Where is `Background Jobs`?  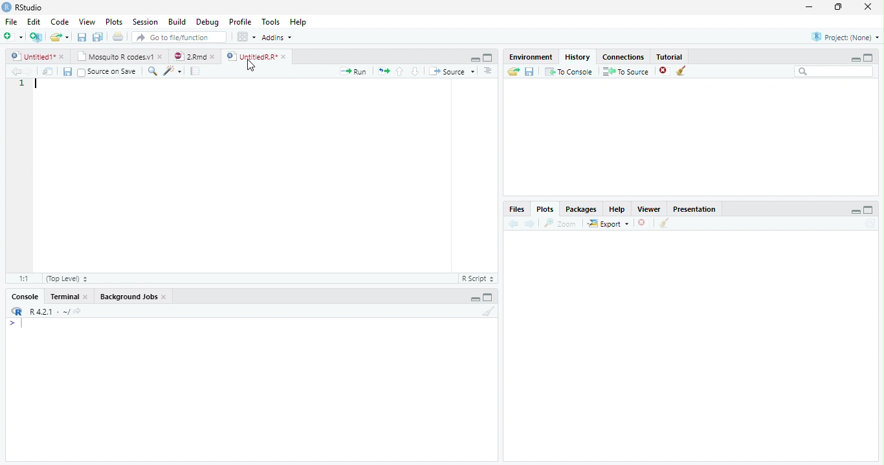
Background Jobs is located at coordinates (128, 296).